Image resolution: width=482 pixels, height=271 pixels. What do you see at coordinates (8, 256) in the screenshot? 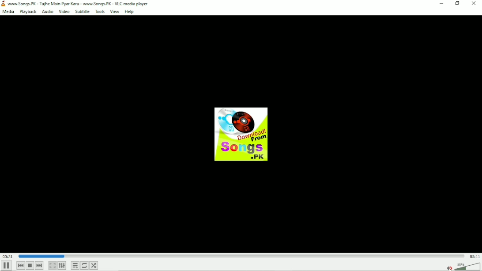
I see `Elapsed time` at bounding box center [8, 256].